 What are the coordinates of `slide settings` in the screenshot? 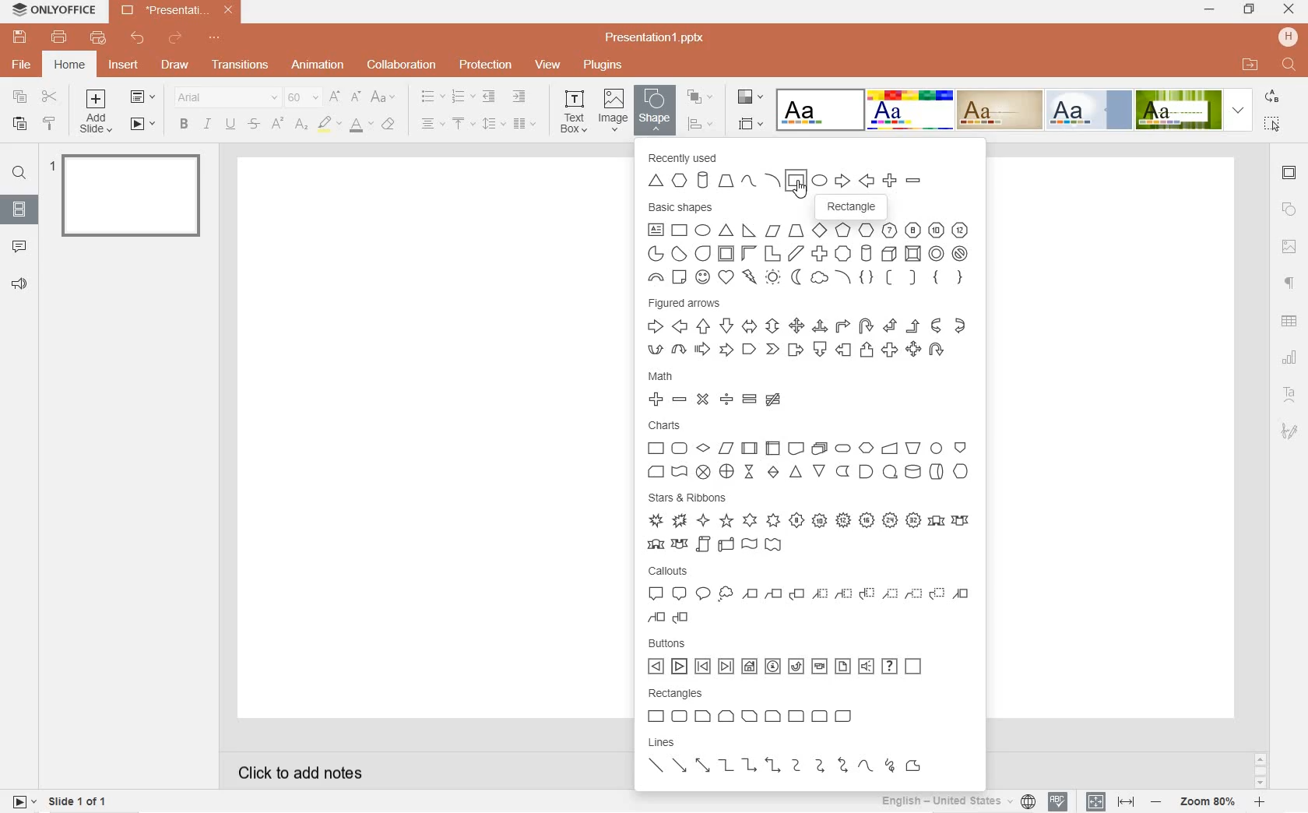 It's located at (1290, 174).